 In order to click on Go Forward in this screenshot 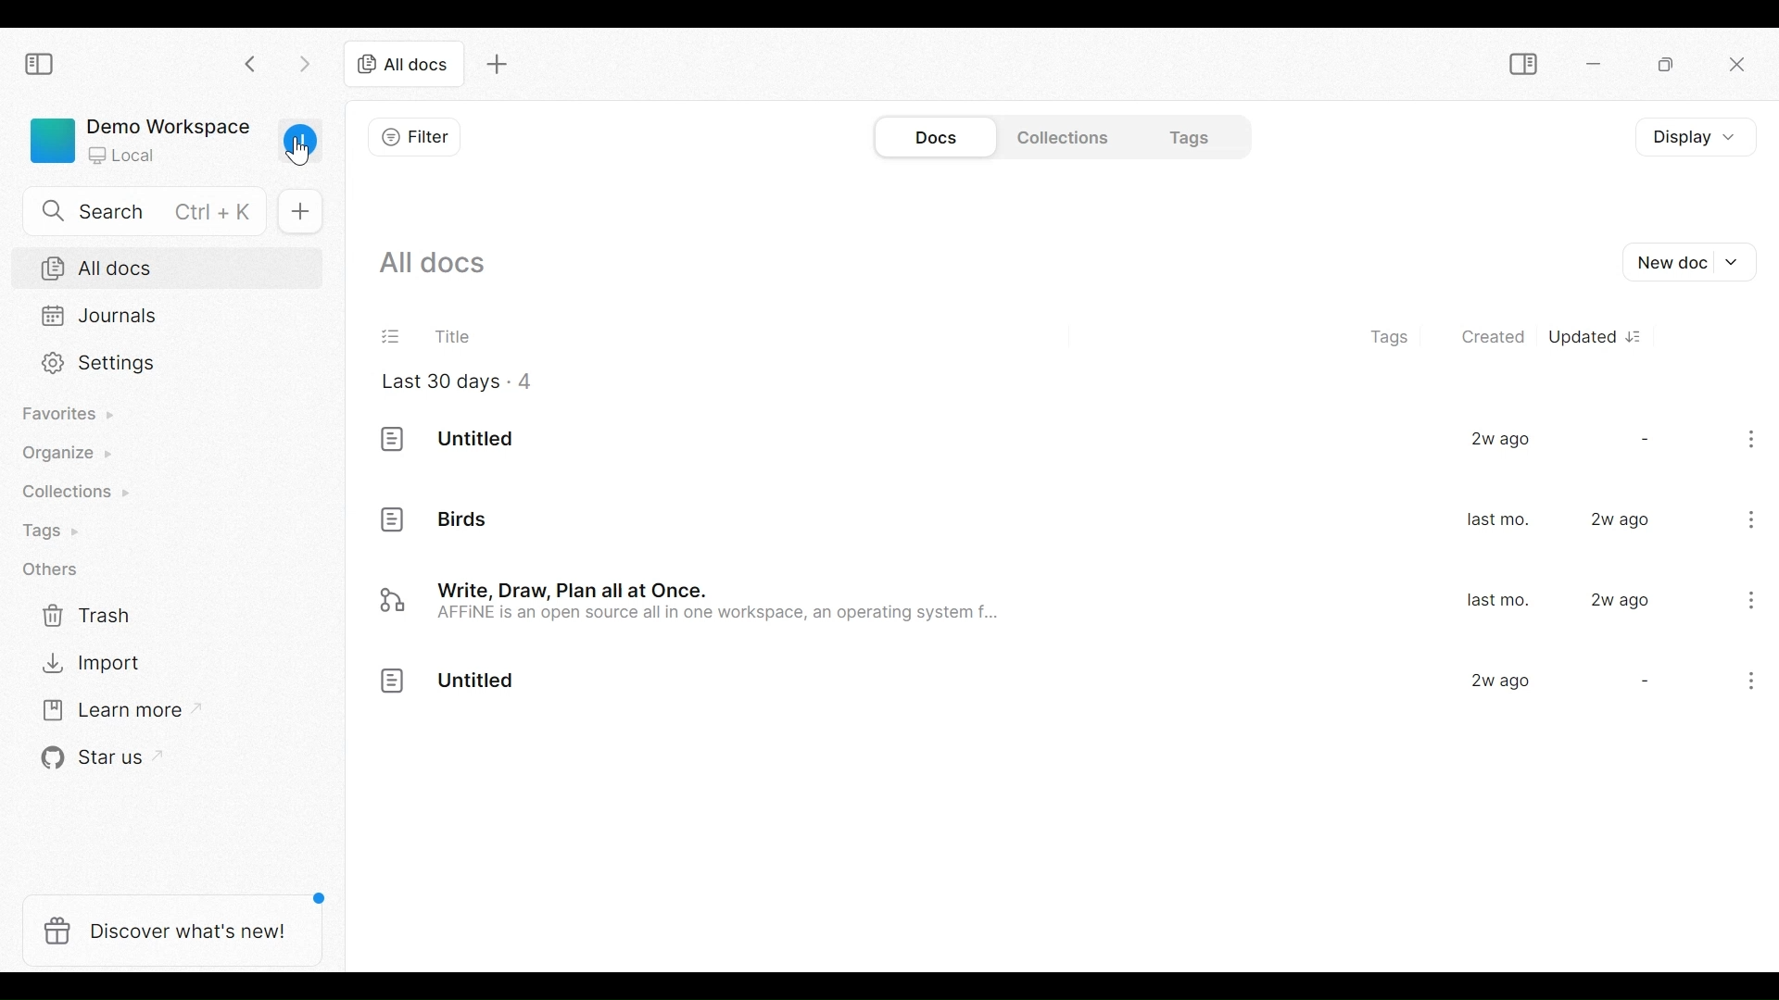, I will do `click(301, 64)`.